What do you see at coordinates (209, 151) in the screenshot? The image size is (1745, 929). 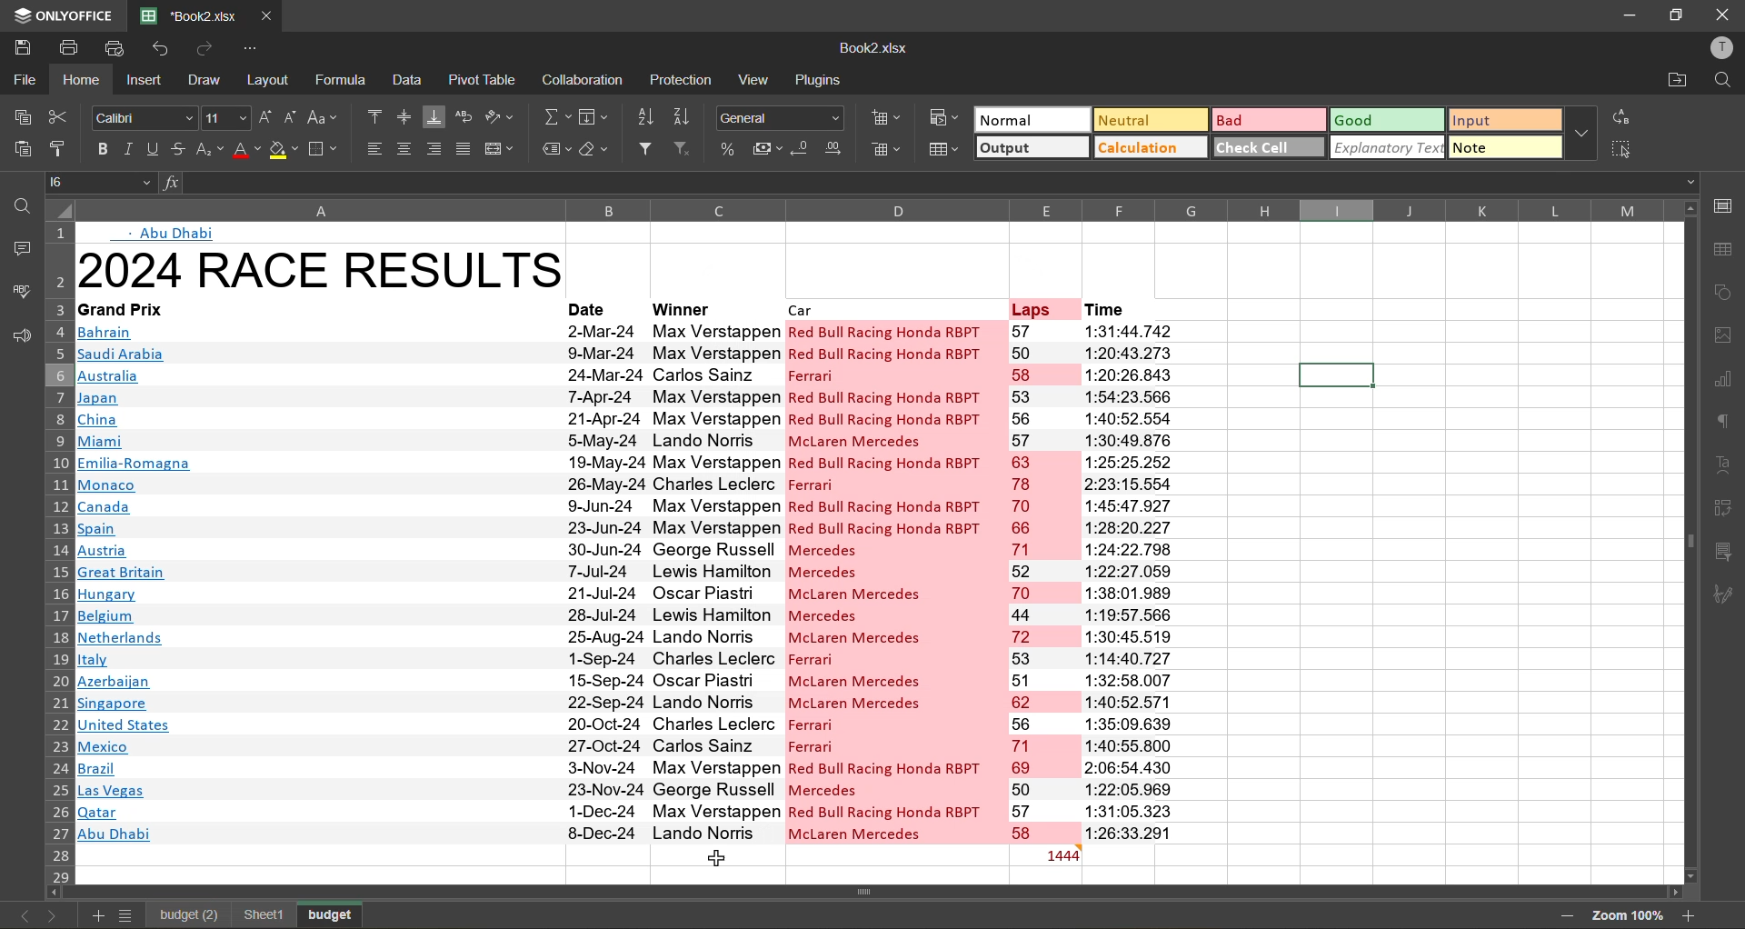 I see `sub/superscript` at bounding box center [209, 151].